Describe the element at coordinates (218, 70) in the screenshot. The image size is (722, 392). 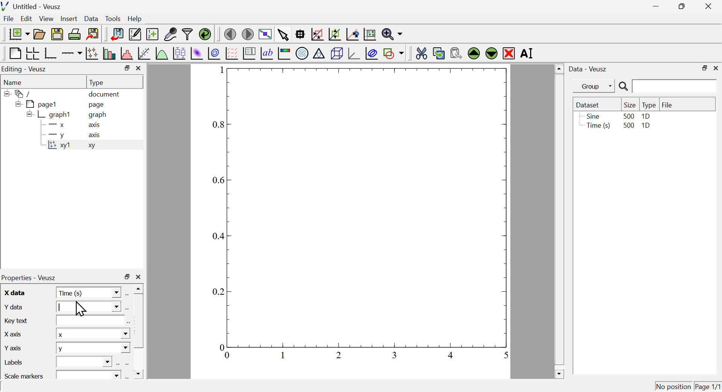
I see `1` at that location.